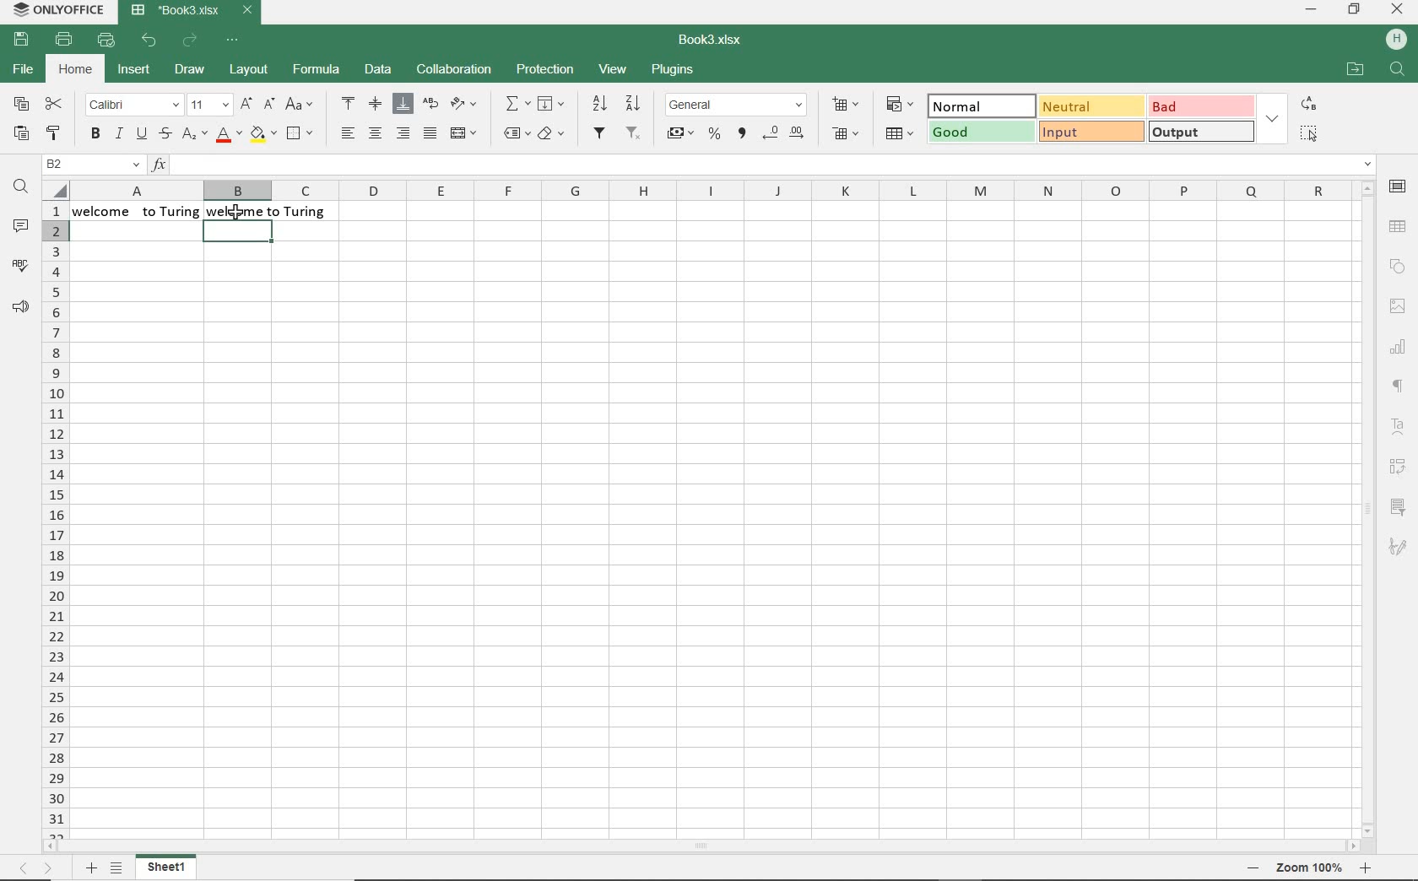 This screenshot has width=1418, height=881. I want to click on fill, so click(550, 105).